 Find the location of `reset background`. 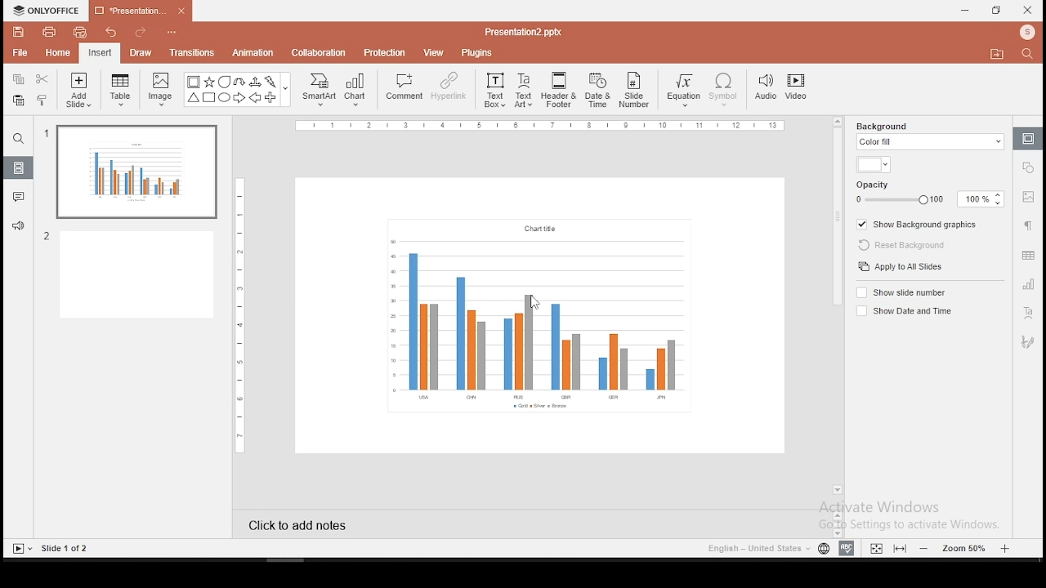

reset background is located at coordinates (902, 246).